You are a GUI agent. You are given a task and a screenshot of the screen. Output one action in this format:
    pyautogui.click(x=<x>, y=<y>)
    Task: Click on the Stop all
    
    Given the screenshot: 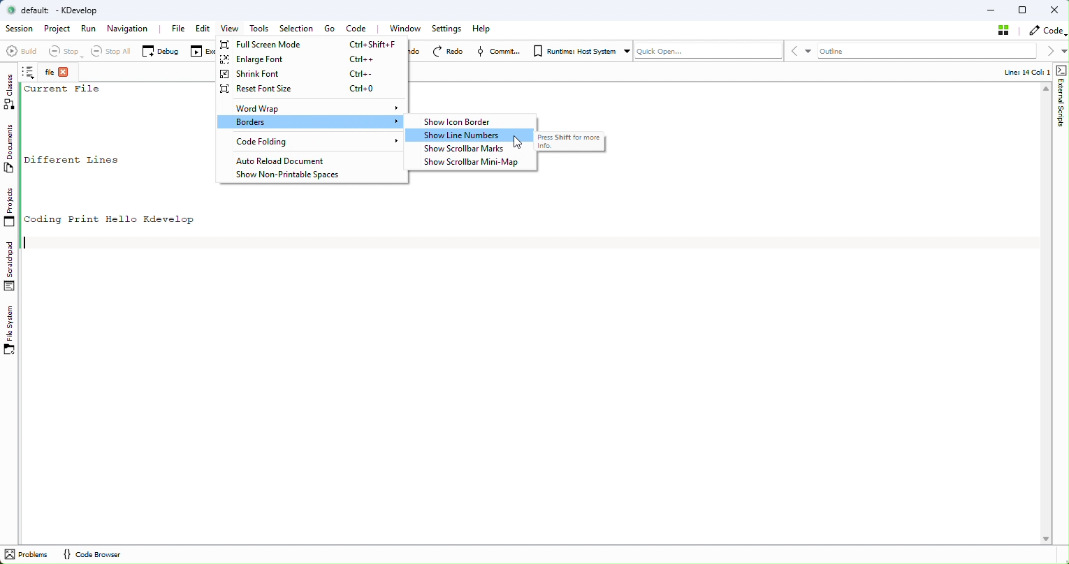 What is the action you would take?
    pyautogui.click(x=107, y=51)
    